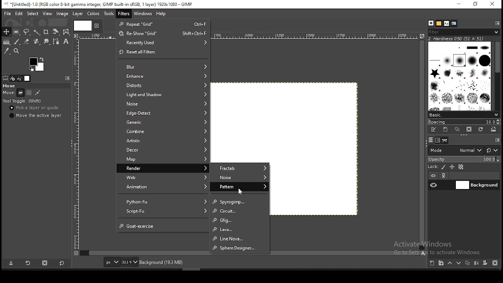  Describe the element at coordinates (240, 191) in the screenshot. I see `mouse pointer` at that location.